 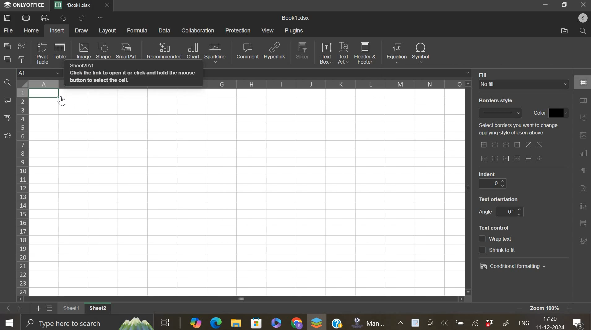 I want to click on recommend chart, so click(x=164, y=50).